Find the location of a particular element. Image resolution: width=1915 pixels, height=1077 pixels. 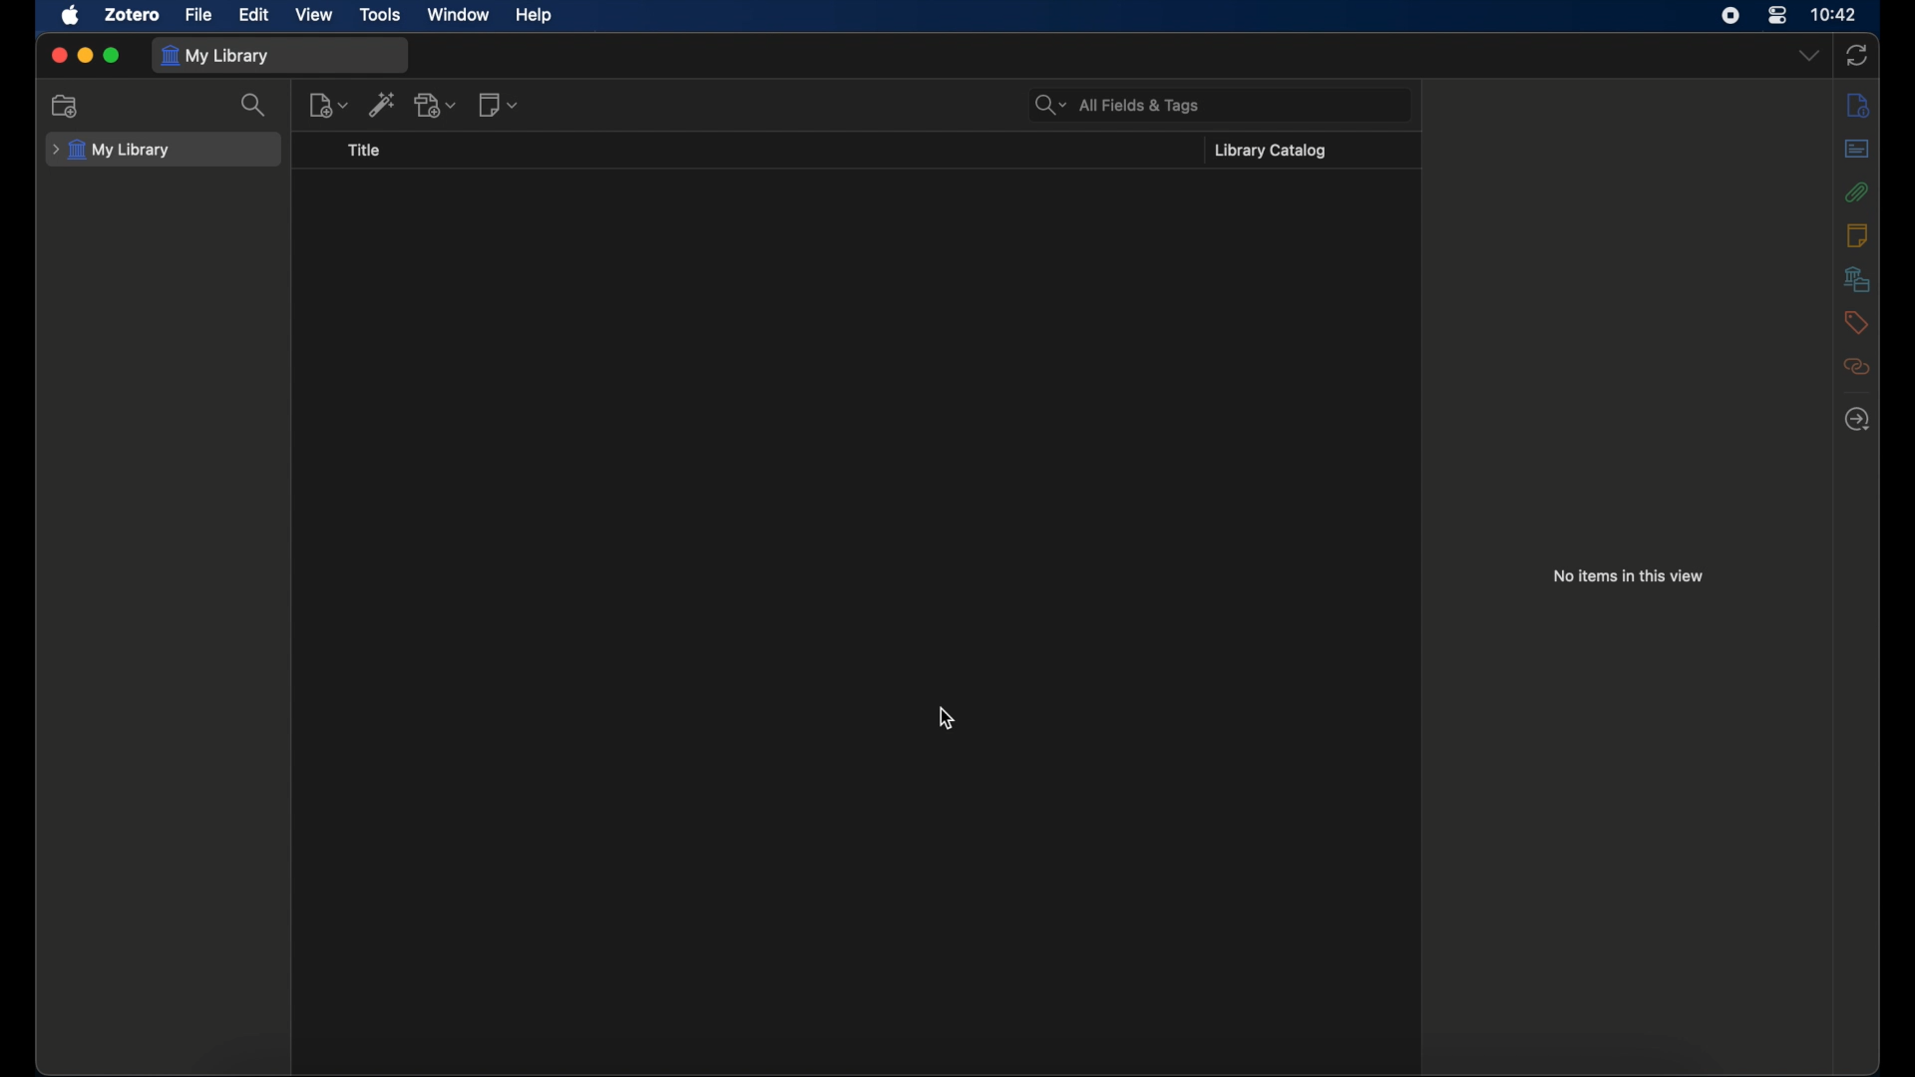

minimize is located at coordinates (84, 56).